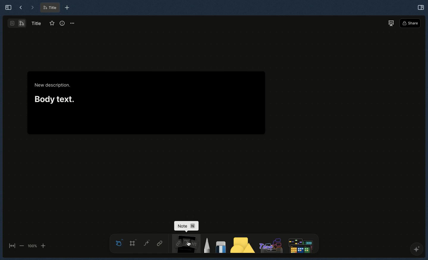 The height and width of the screenshot is (260, 428). I want to click on 100%, so click(32, 246).